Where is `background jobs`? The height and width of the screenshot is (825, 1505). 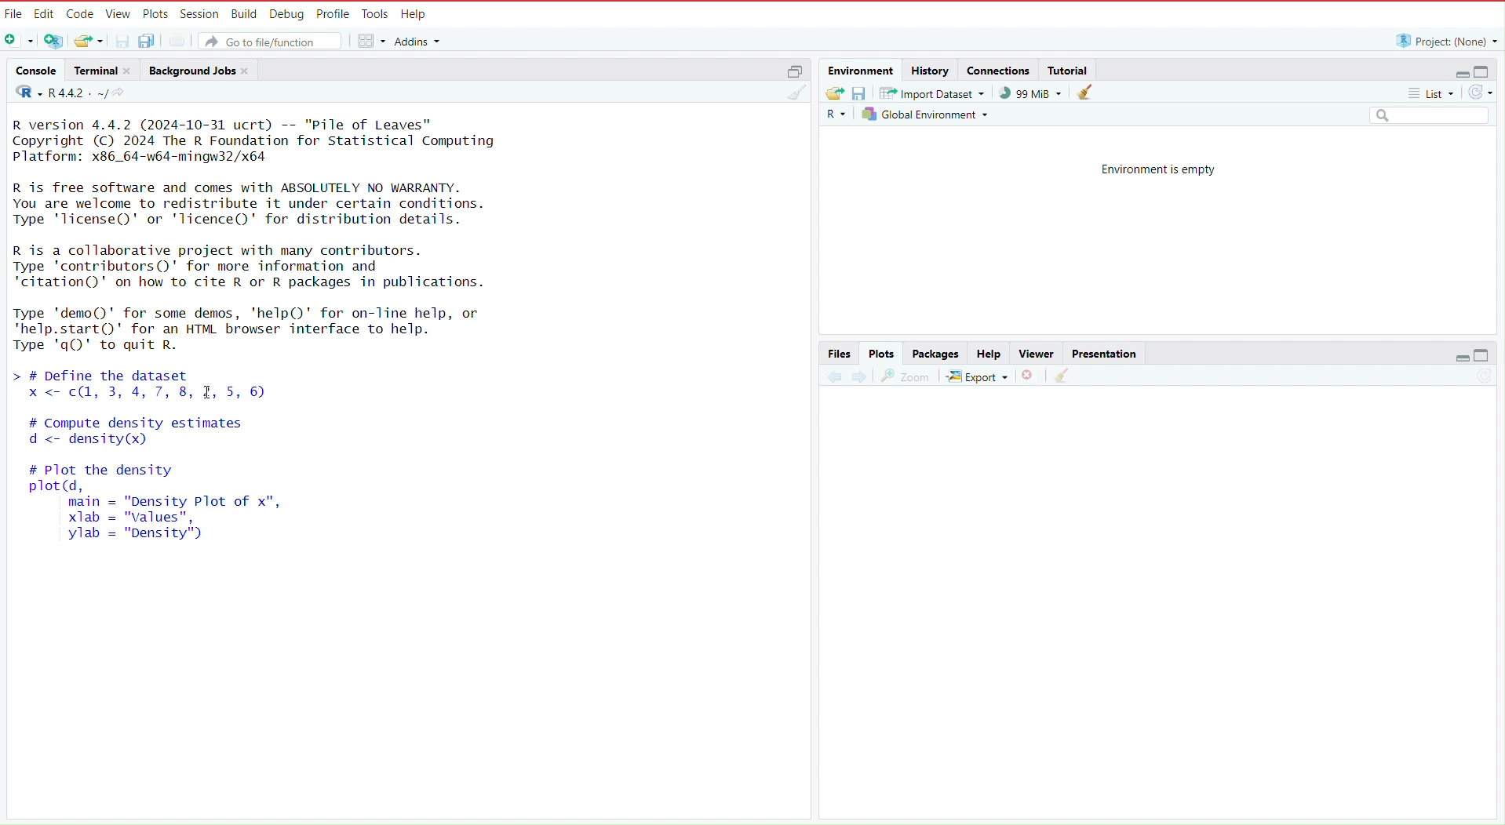
background jobs is located at coordinates (191, 69).